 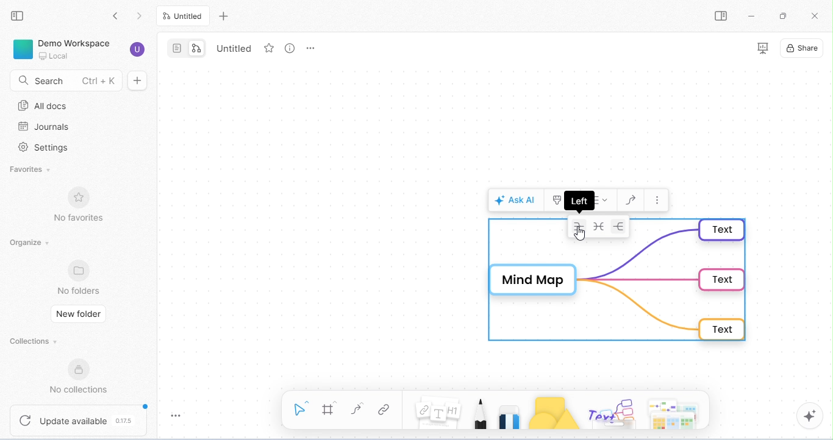 I want to click on edgeless mode, so click(x=196, y=47).